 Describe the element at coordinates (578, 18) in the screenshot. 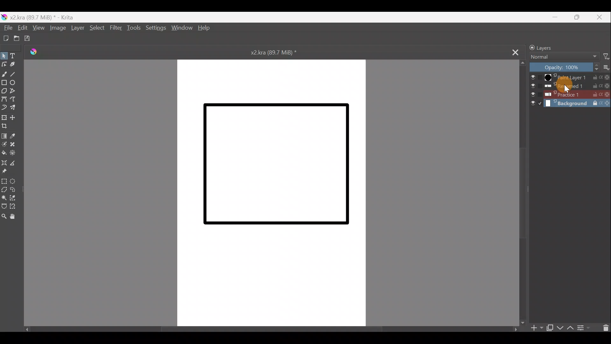

I see `Maximise` at that location.